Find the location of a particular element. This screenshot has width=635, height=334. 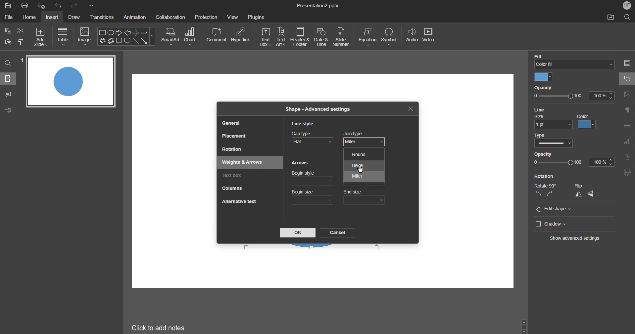

Open File Location is located at coordinates (611, 18).